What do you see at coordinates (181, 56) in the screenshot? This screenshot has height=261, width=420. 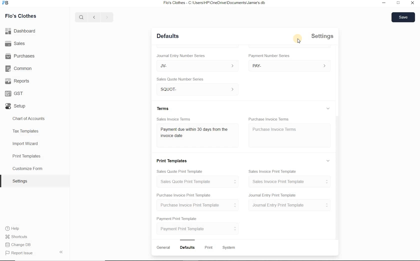 I see `Journal Entry Number Series` at bounding box center [181, 56].